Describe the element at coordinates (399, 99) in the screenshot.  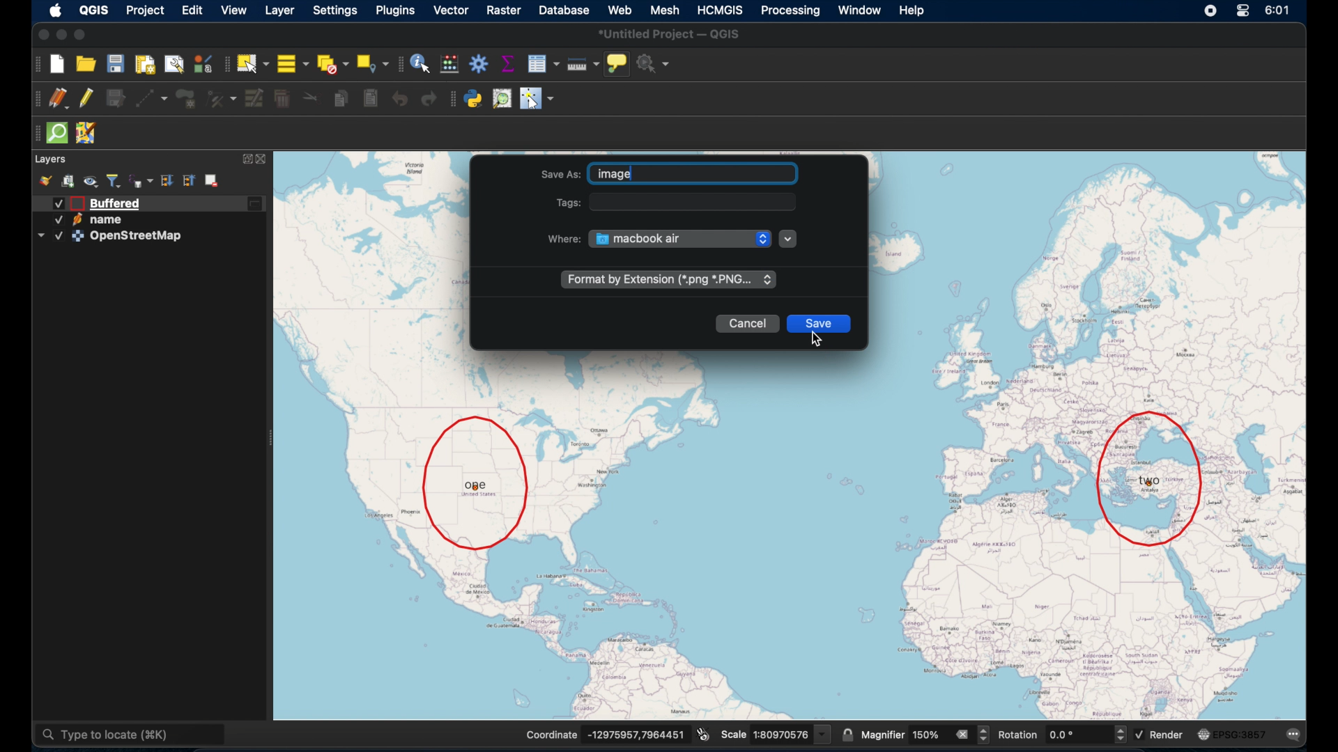
I see `undo` at that location.